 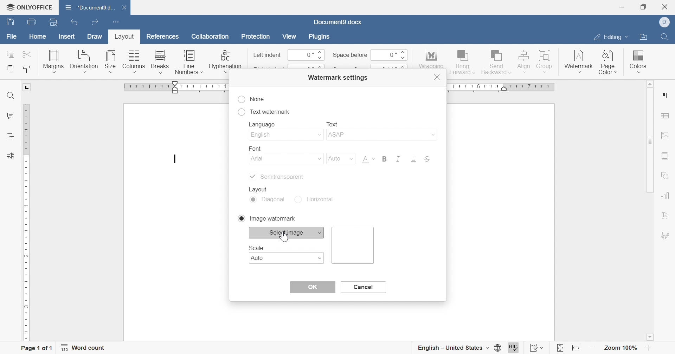 I want to click on watermark settings, so click(x=337, y=77).